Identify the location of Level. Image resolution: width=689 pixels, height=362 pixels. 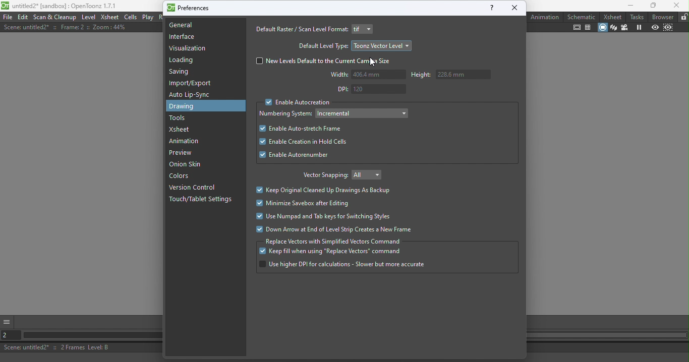
(88, 17).